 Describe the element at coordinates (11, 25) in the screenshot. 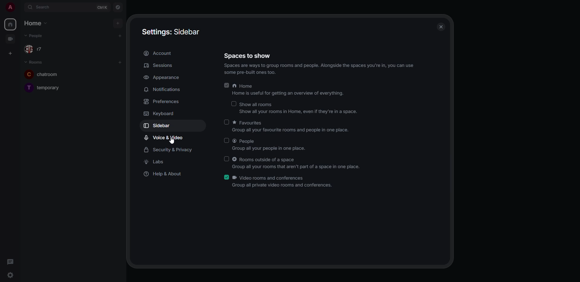

I see `home` at that location.